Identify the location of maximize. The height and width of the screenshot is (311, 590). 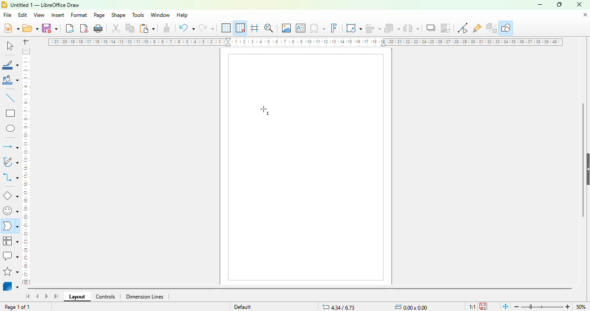
(559, 4).